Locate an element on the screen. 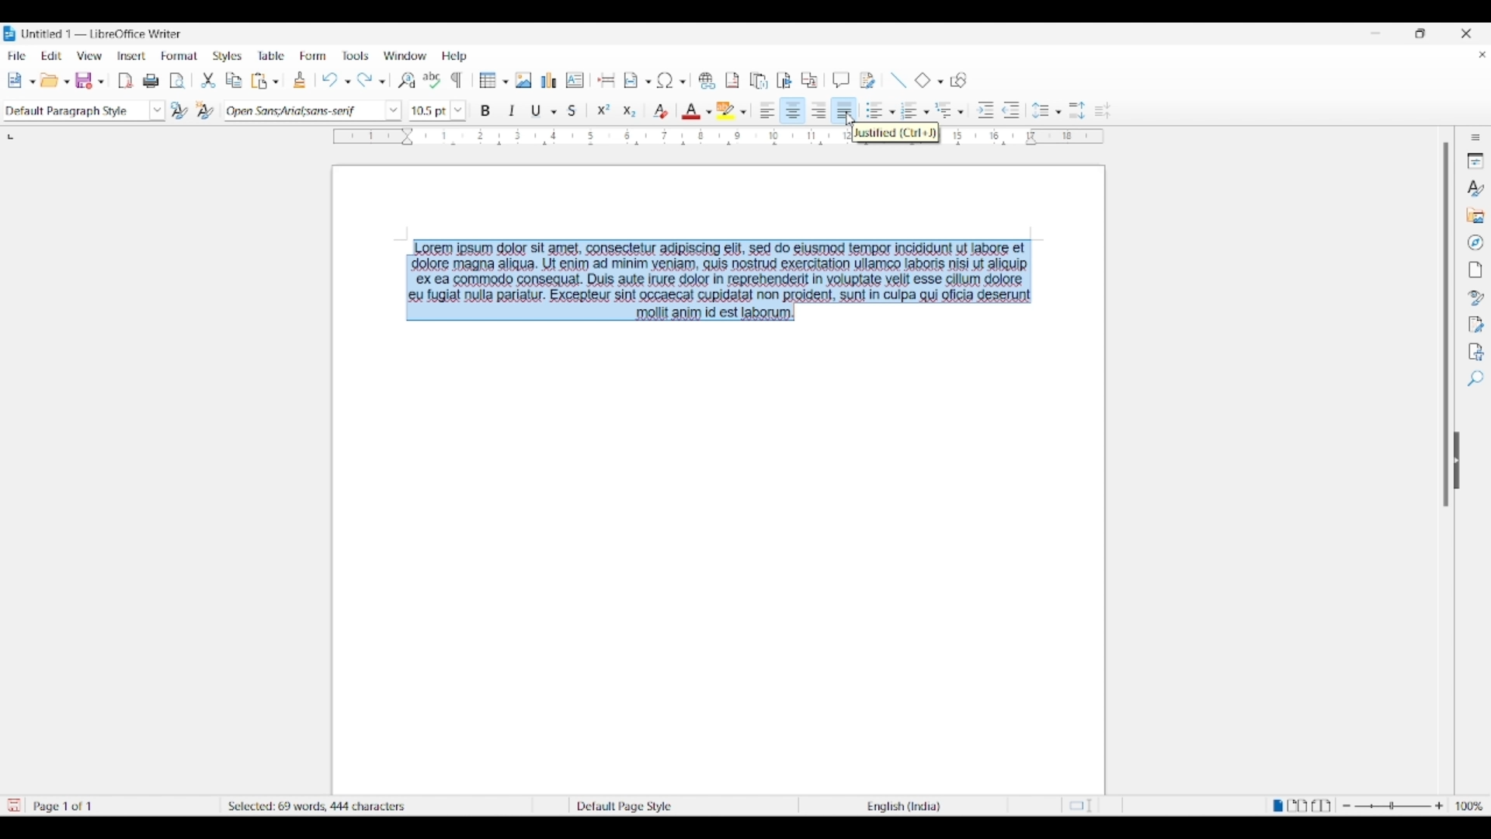  Basic shape options is located at coordinates (937, 82).